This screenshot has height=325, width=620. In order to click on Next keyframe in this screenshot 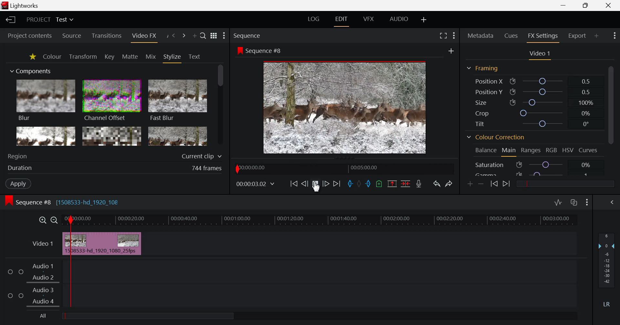, I will do `click(507, 184)`.